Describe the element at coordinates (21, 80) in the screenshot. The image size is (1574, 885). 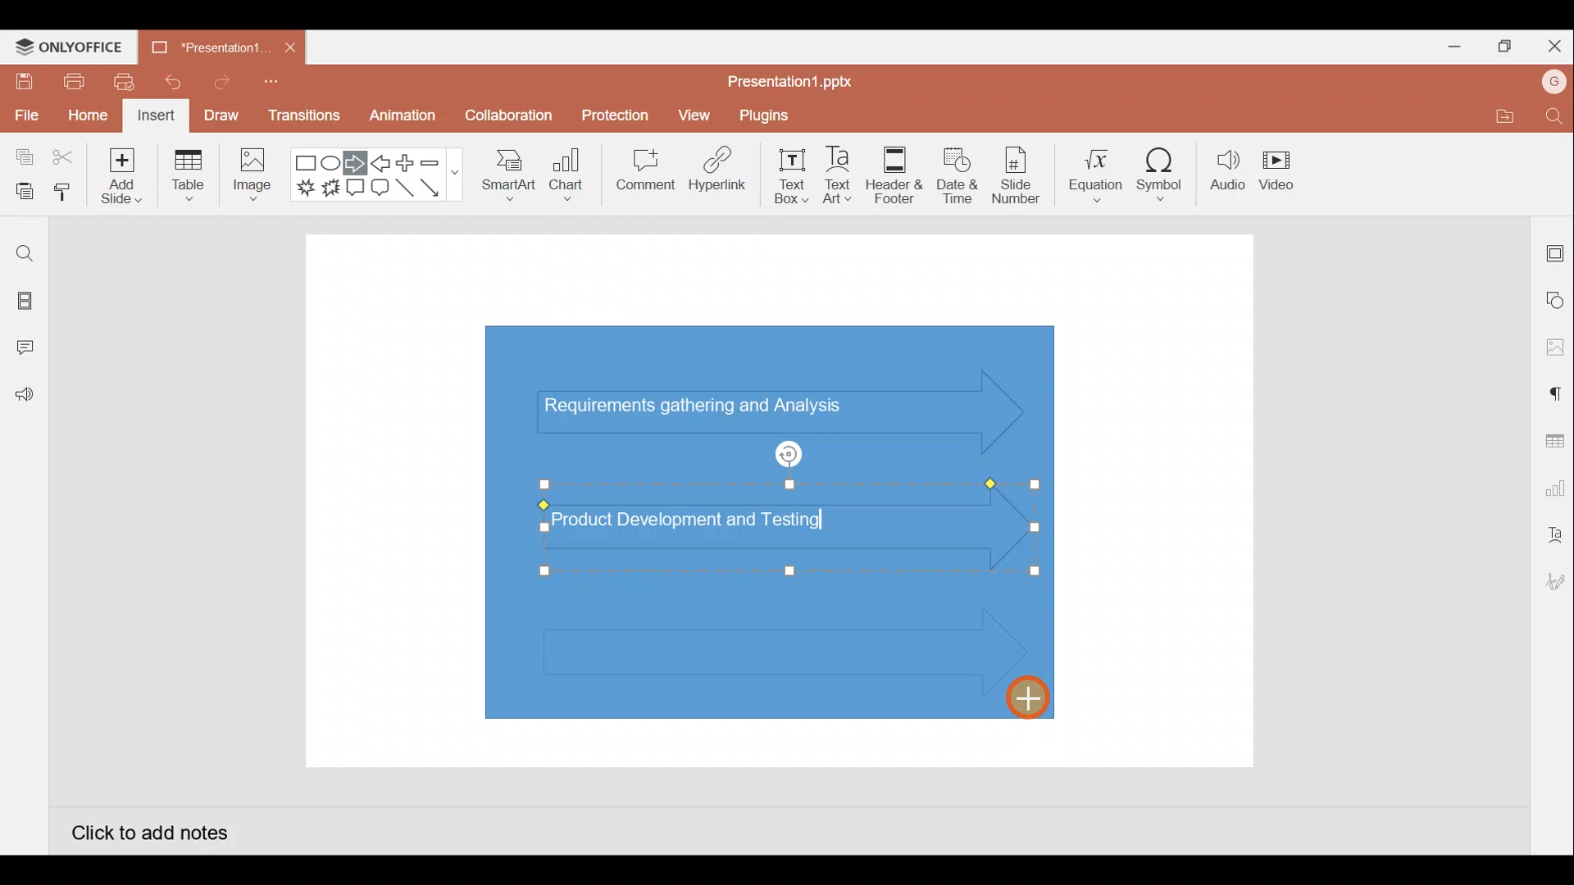
I see `Save` at that location.